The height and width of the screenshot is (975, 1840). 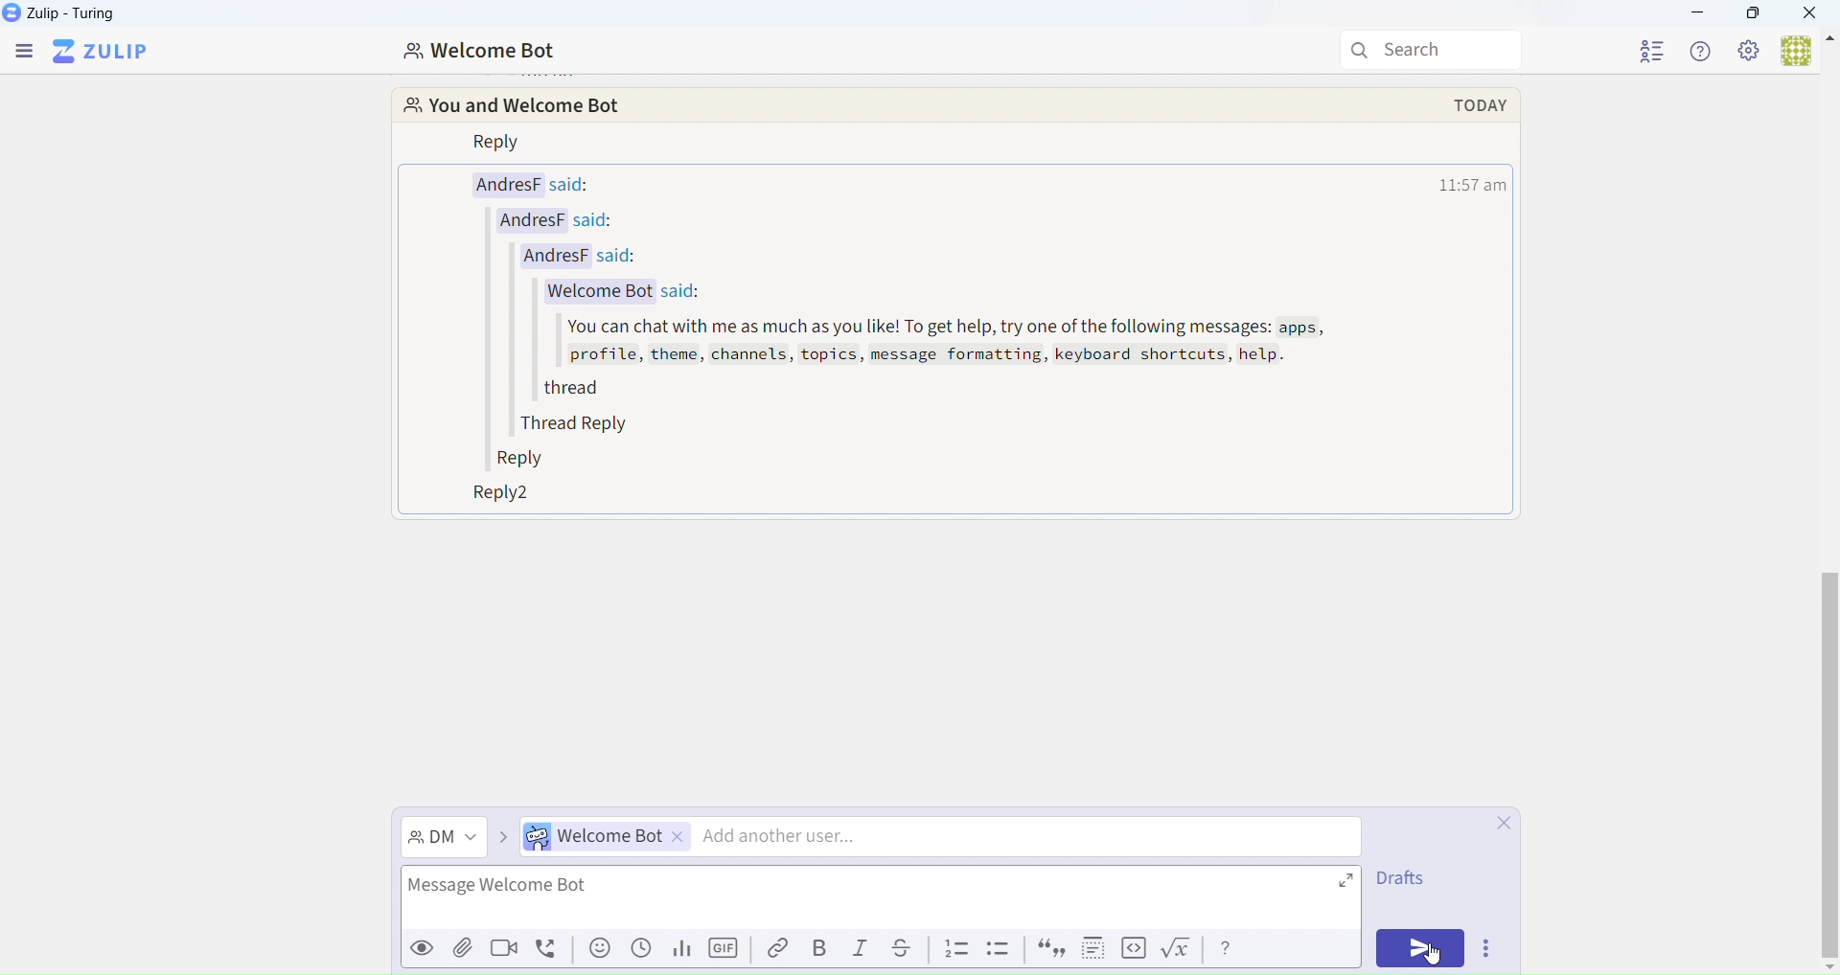 What do you see at coordinates (1437, 953) in the screenshot?
I see `cursor` at bounding box center [1437, 953].